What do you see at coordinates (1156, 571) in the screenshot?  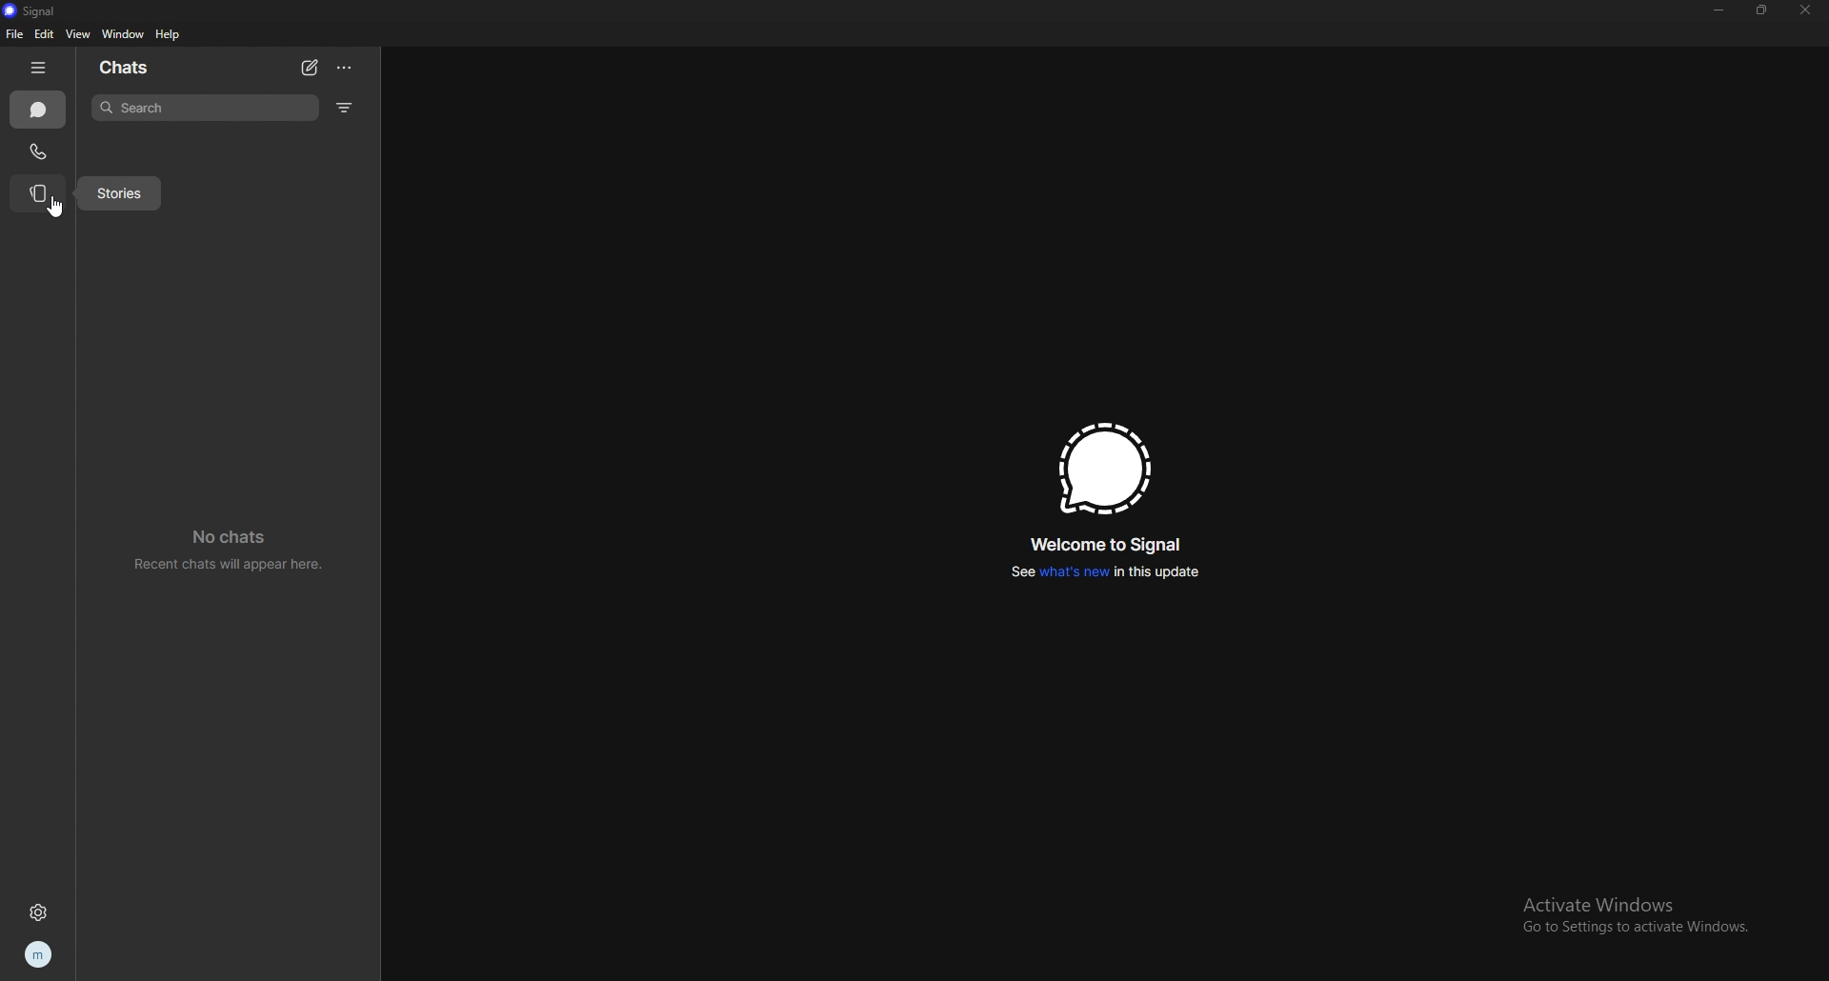 I see `in this update` at bounding box center [1156, 571].